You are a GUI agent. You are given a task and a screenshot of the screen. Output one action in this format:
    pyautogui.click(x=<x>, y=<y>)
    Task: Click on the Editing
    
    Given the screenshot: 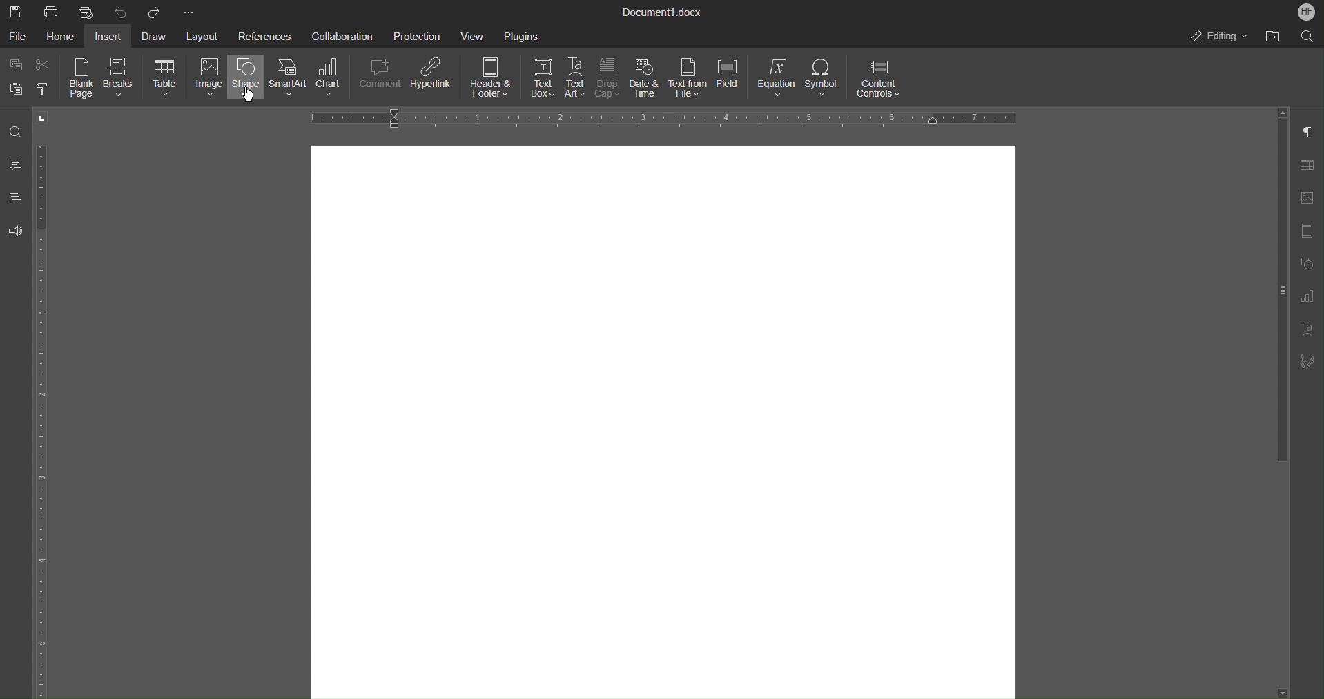 What is the action you would take?
    pyautogui.click(x=1220, y=37)
    